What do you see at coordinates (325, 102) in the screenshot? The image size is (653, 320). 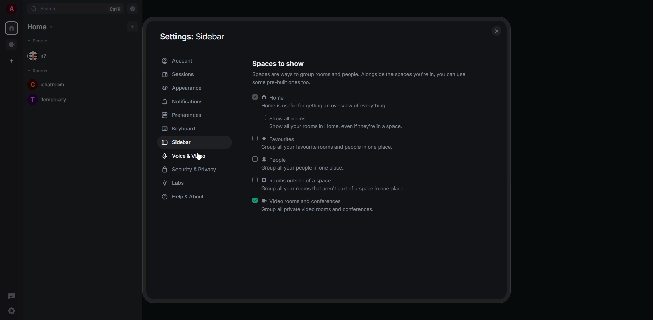 I see `home` at bounding box center [325, 102].